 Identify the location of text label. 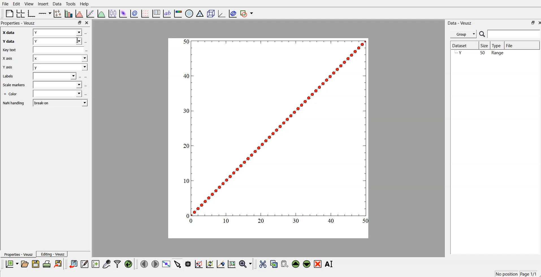
(167, 13).